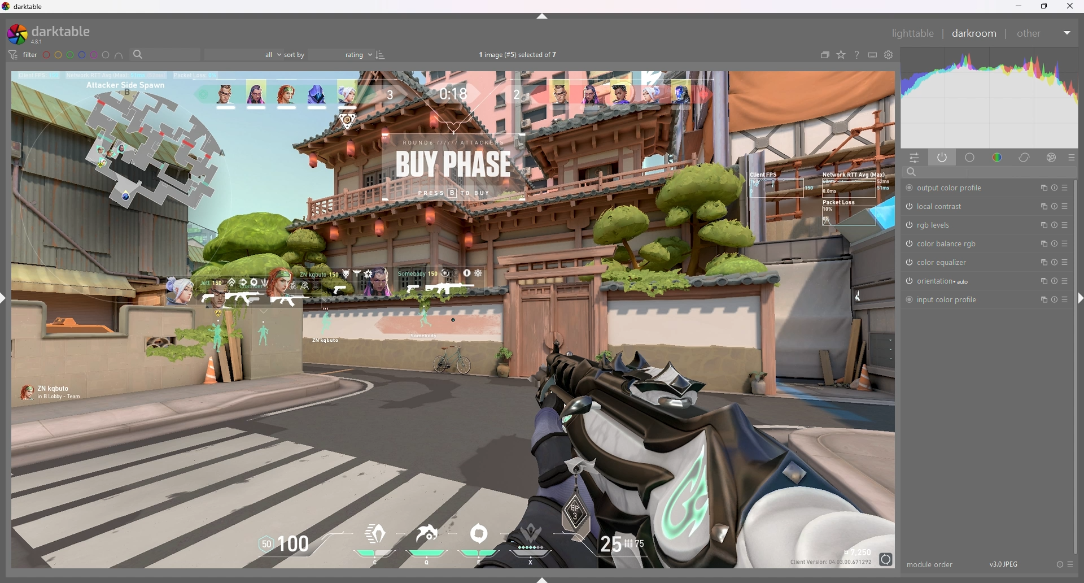 The height and width of the screenshot is (583, 1084). Describe the element at coordinates (943, 243) in the screenshot. I see `color balance rgb` at that location.